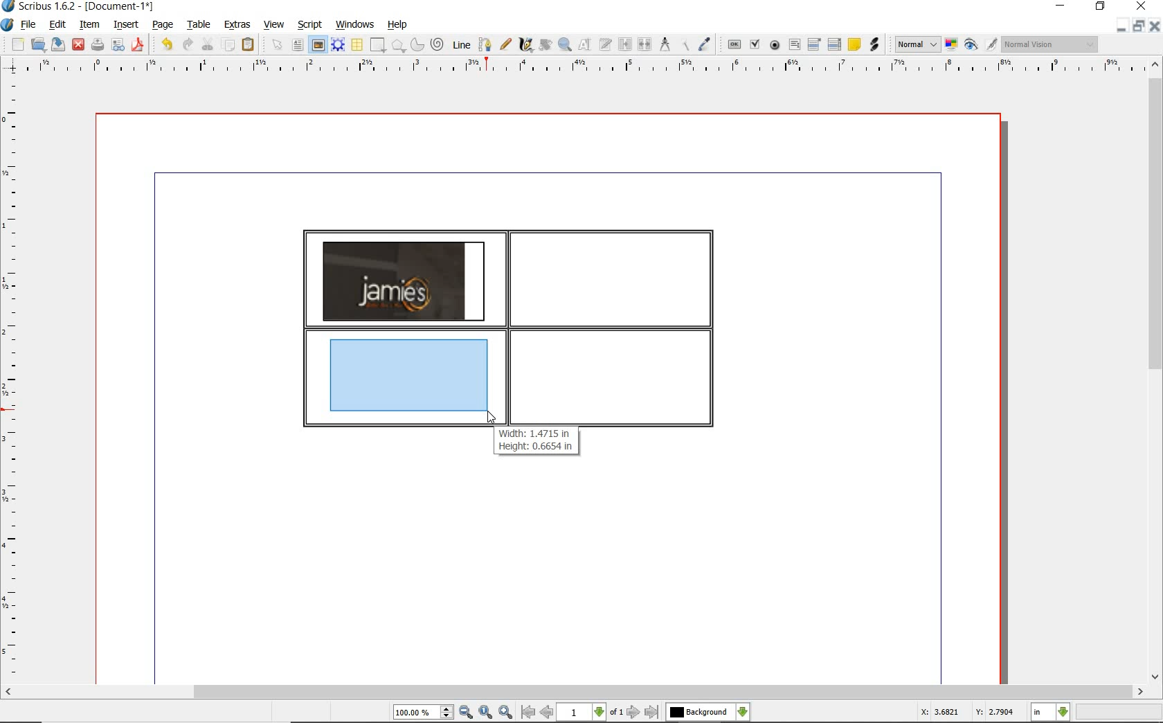  Describe the element at coordinates (485, 713) in the screenshot. I see `zoom to` at that location.